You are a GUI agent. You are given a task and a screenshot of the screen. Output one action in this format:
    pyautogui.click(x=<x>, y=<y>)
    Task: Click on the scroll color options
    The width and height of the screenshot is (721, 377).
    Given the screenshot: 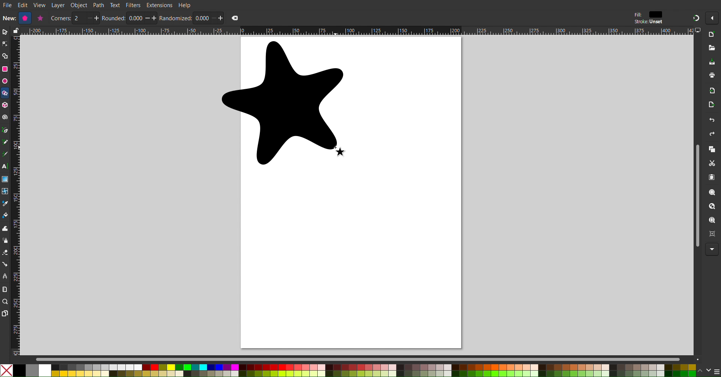 What is the action you would take?
    pyautogui.click(x=704, y=370)
    